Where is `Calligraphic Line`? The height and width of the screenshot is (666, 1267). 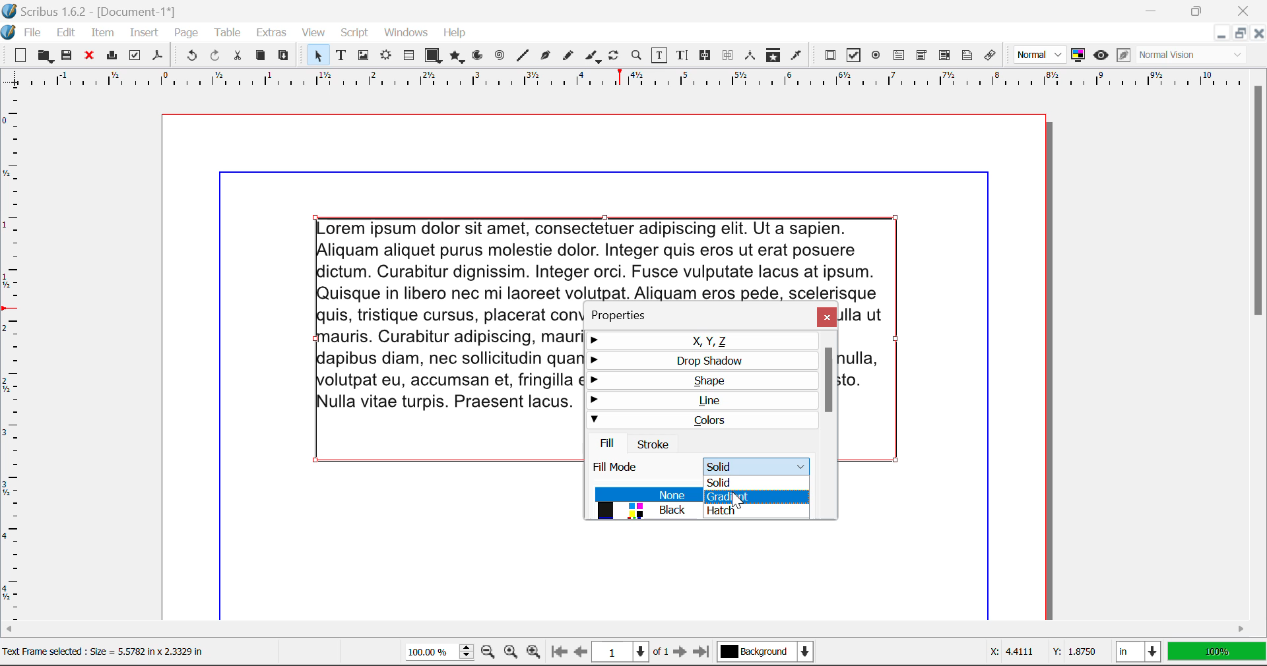 Calligraphic Line is located at coordinates (594, 58).